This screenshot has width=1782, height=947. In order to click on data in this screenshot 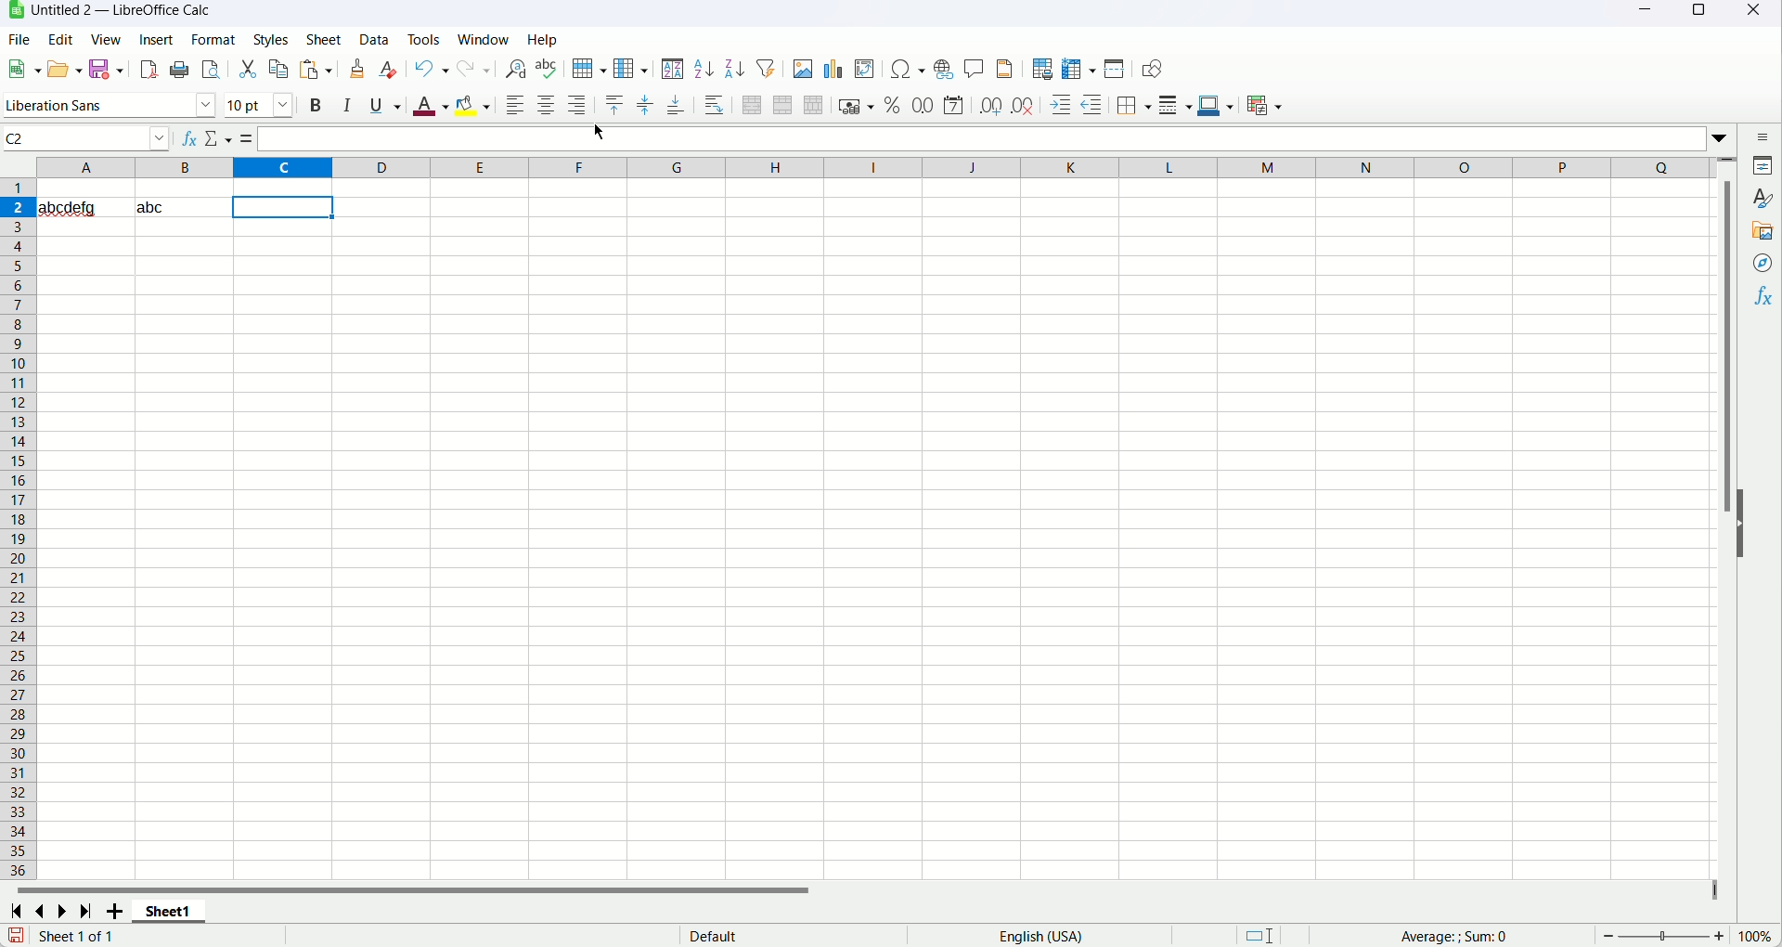, I will do `click(375, 40)`.